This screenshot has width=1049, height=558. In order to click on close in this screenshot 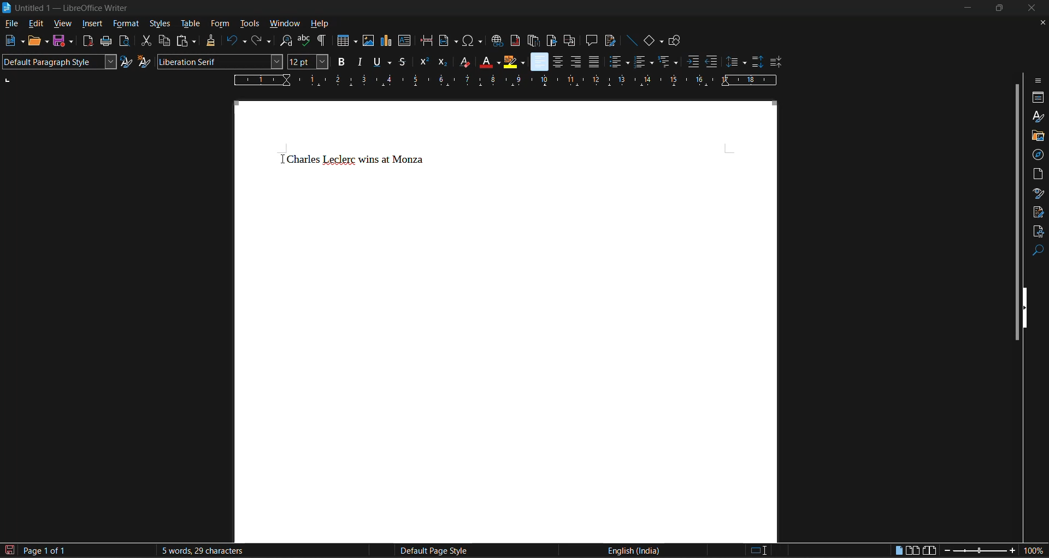, I will do `click(1033, 8)`.